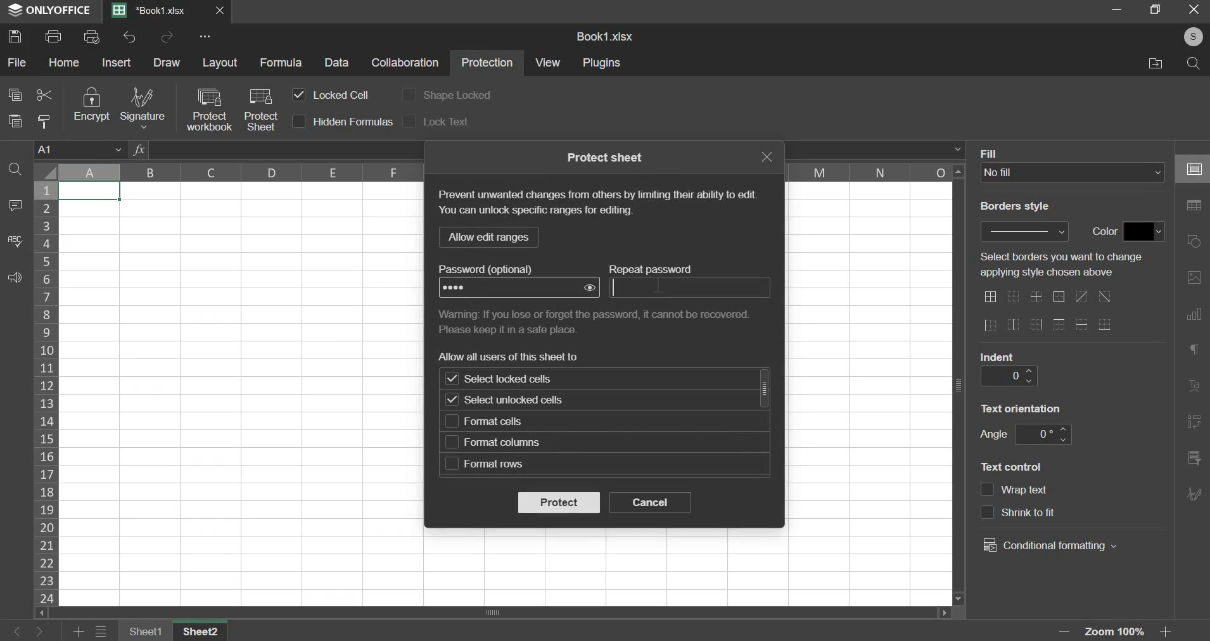 The image size is (1210, 641). Describe the element at coordinates (1198, 11) in the screenshot. I see `Cancel` at that location.